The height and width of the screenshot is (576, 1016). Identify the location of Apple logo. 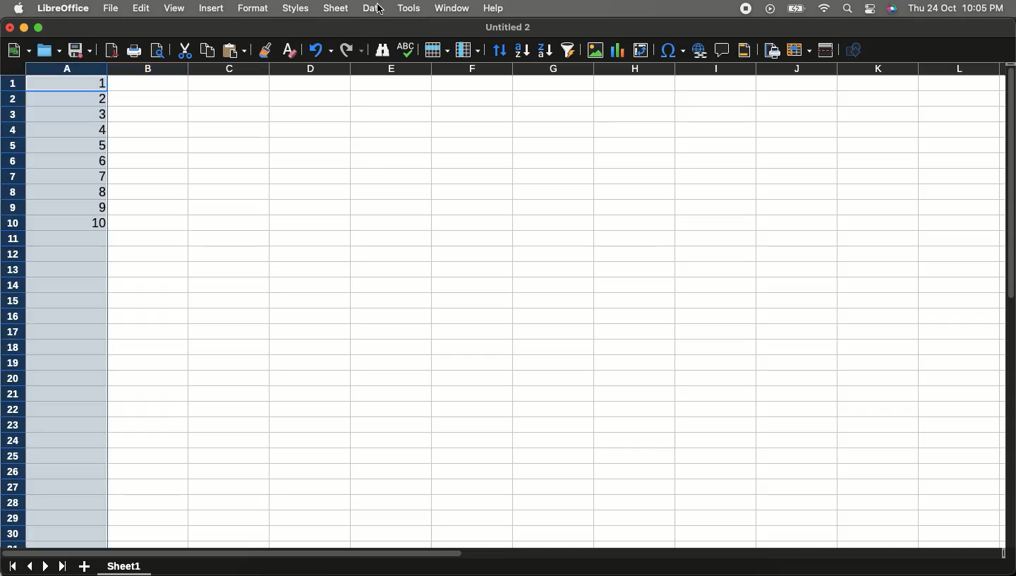
(19, 8).